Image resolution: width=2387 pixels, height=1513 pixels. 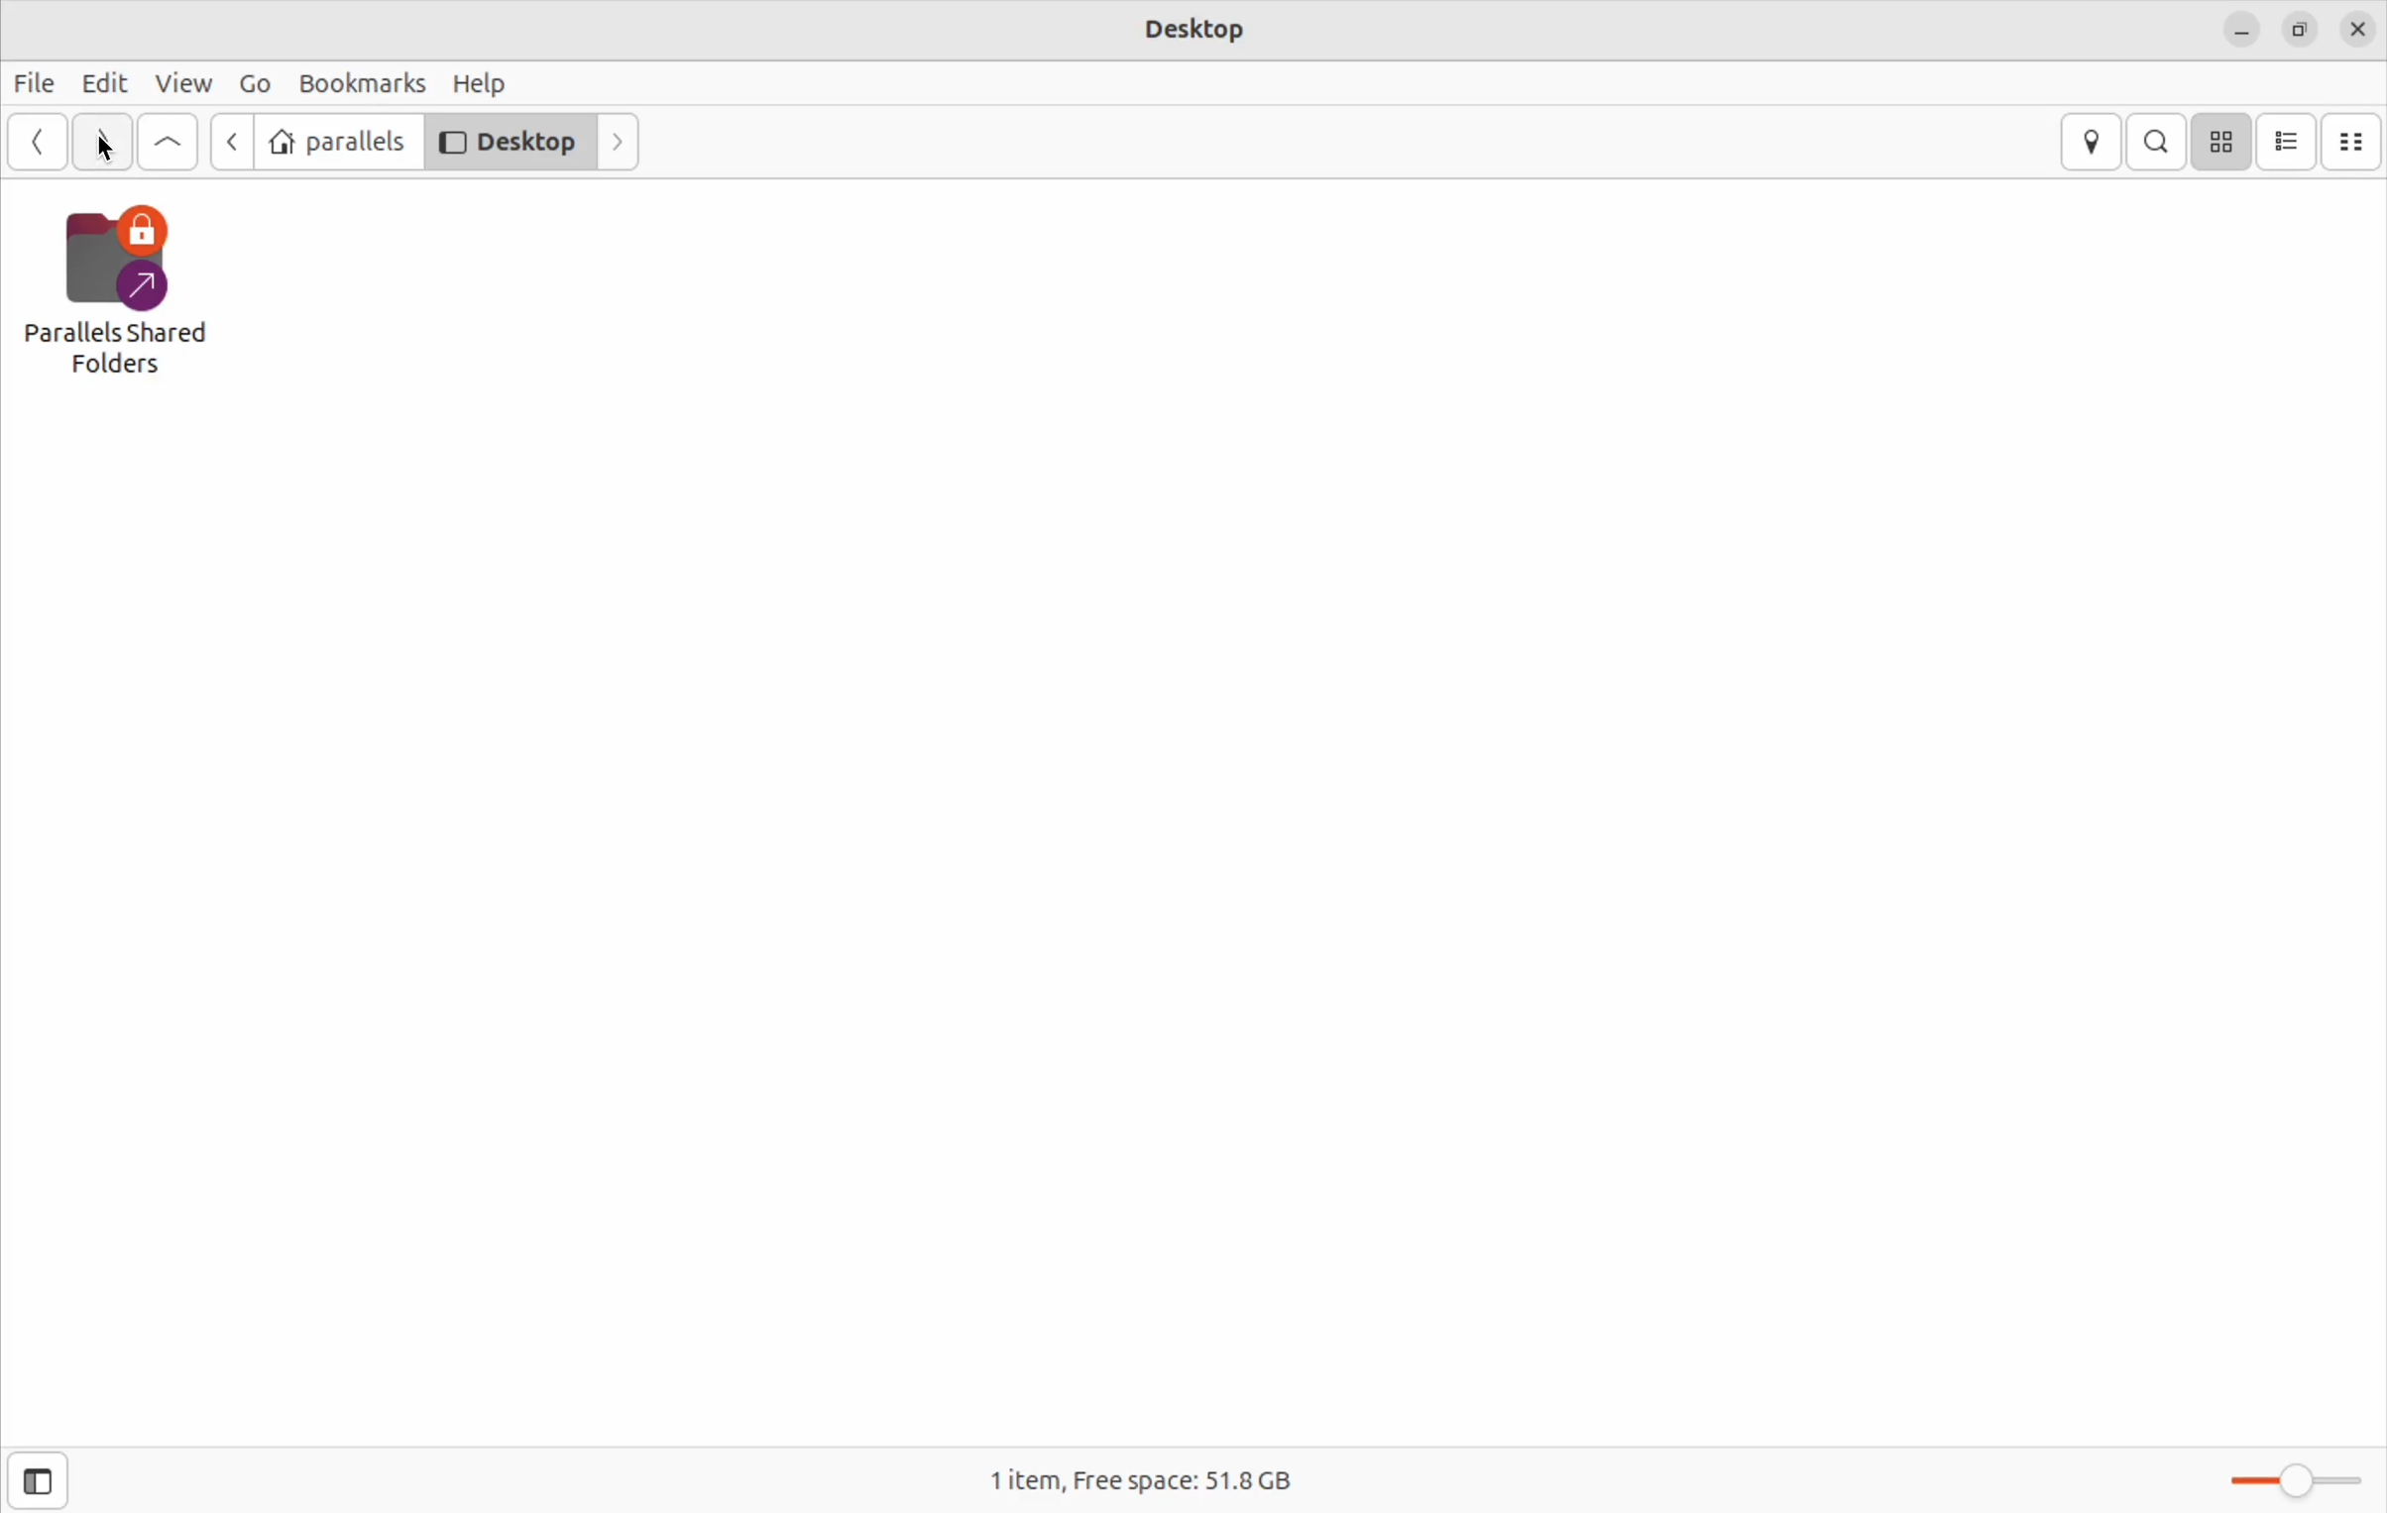 I want to click on desktop, so click(x=1195, y=28).